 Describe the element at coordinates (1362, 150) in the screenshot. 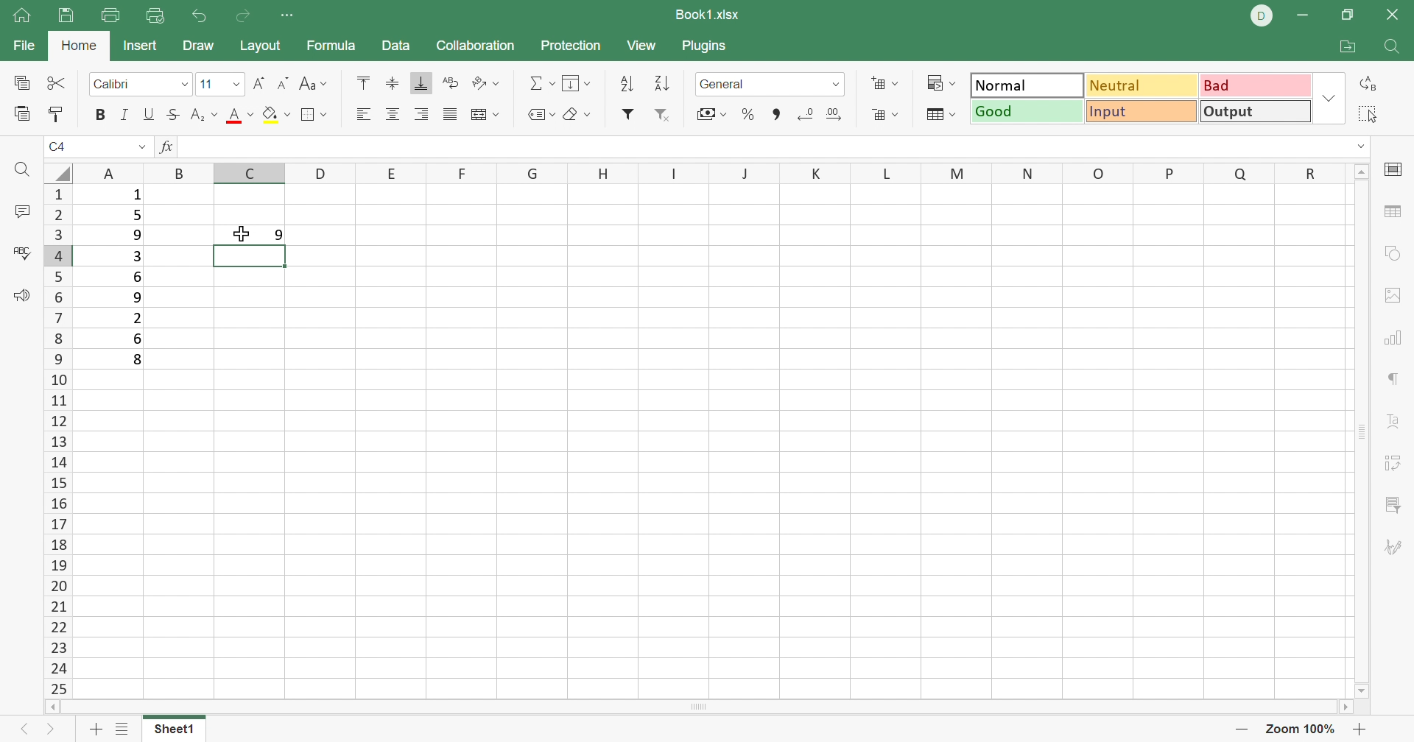

I see `Drop Down` at that location.